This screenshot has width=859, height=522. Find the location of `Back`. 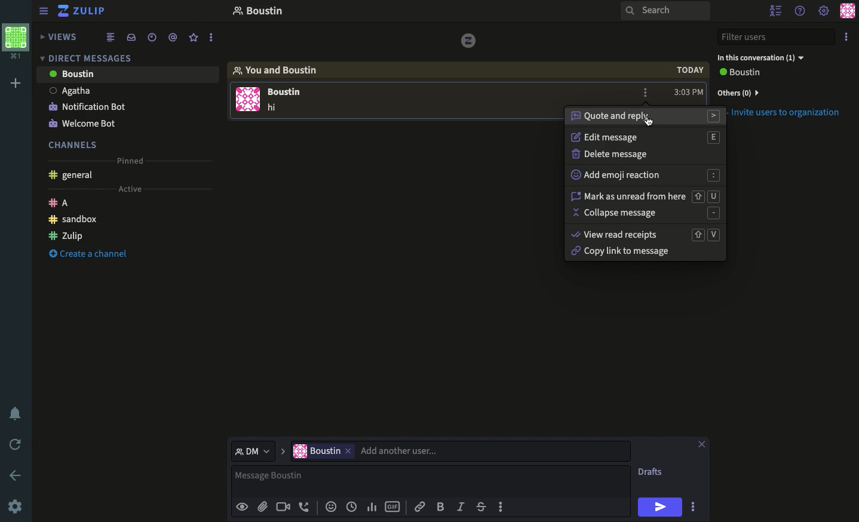

Back is located at coordinates (16, 474).